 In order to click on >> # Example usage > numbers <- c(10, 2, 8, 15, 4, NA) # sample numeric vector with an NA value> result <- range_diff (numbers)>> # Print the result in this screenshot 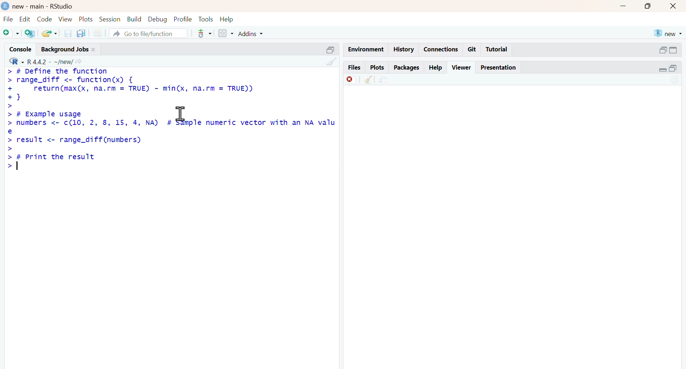, I will do `click(170, 132)`.